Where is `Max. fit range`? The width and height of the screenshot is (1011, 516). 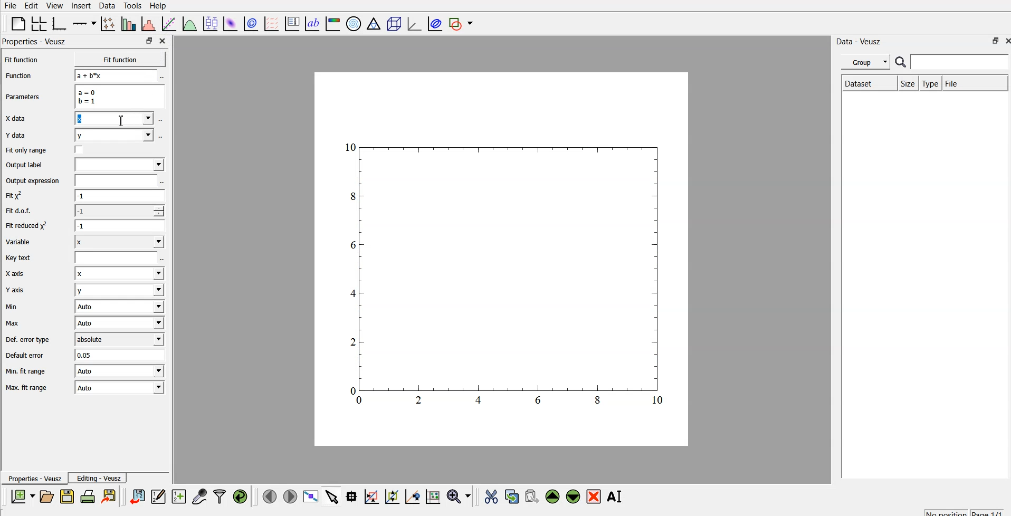 Max. fit range is located at coordinates (27, 388).